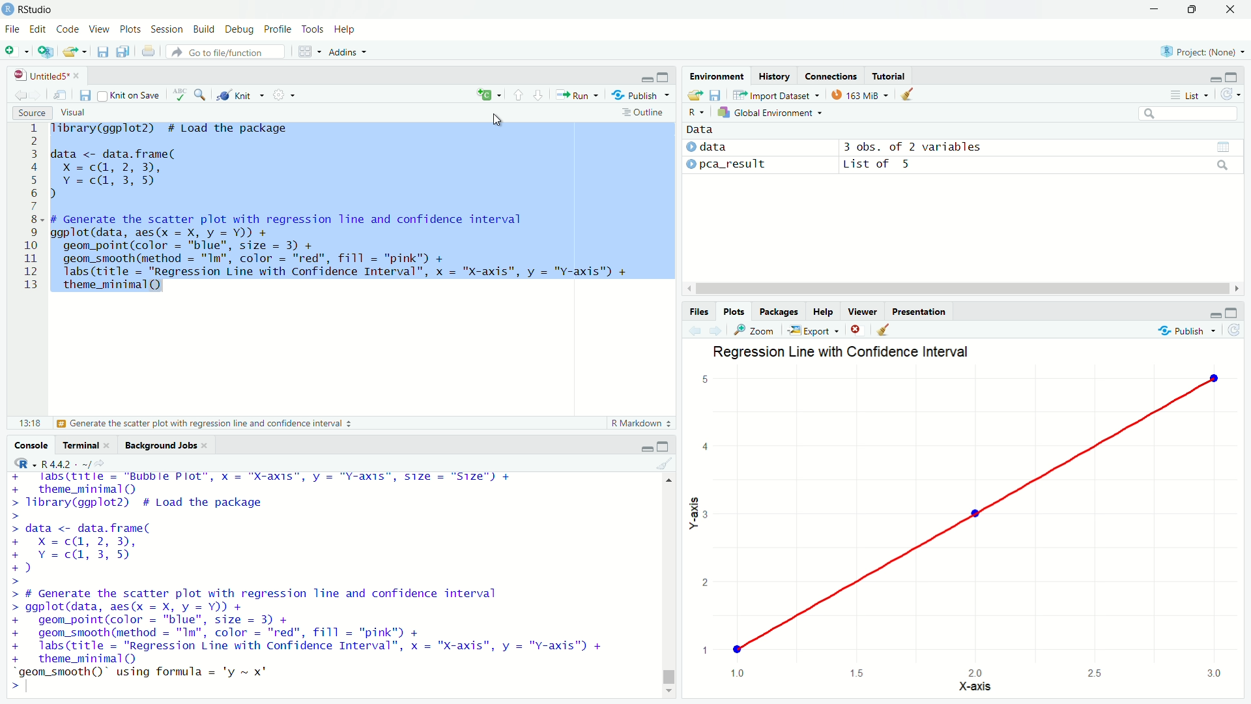 Image resolution: width=1251 pixels, height=704 pixels. What do you see at coordinates (697, 112) in the screenshot?
I see `R` at bounding box center [697, 112].